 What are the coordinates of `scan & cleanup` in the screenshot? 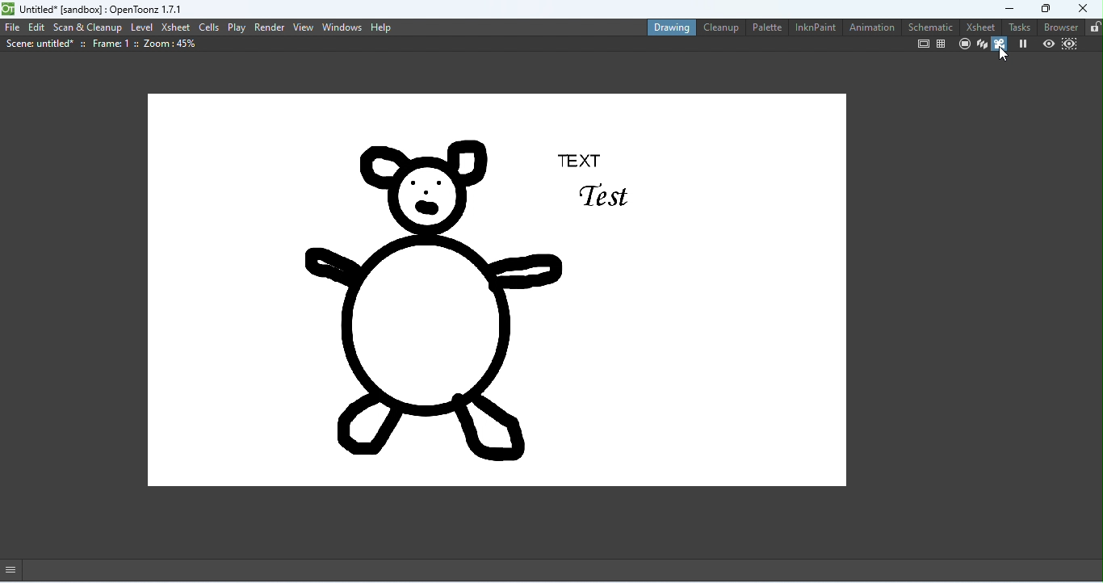 It's located at (89, 27).